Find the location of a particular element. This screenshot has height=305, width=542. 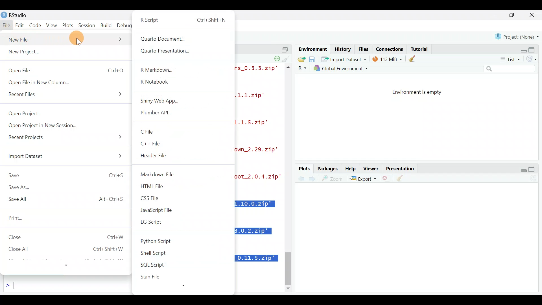

Stan File is located at coordinates (157, 278).